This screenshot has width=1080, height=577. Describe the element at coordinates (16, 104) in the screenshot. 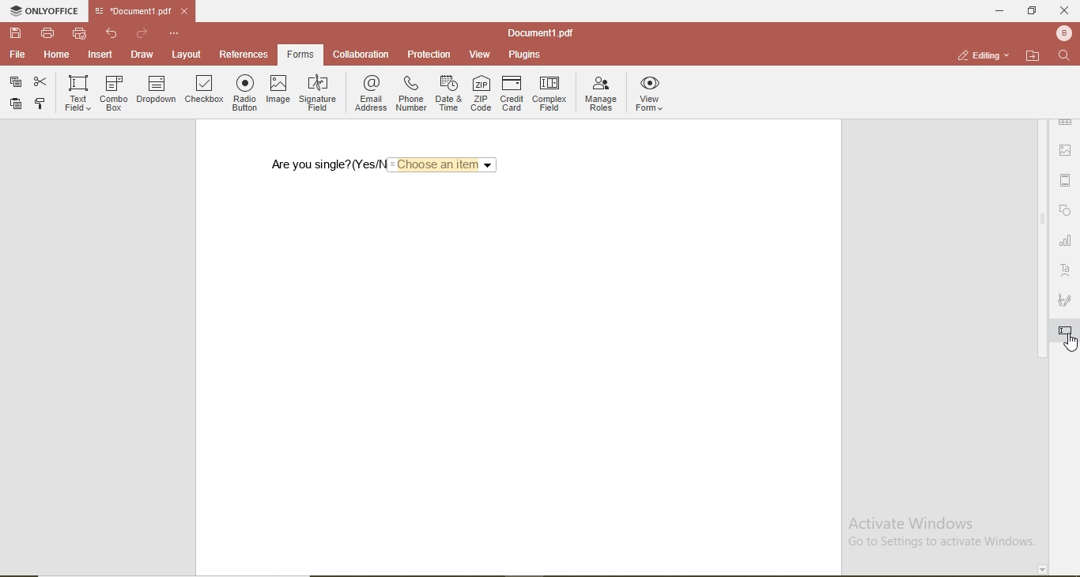

I see `paste` at that location.